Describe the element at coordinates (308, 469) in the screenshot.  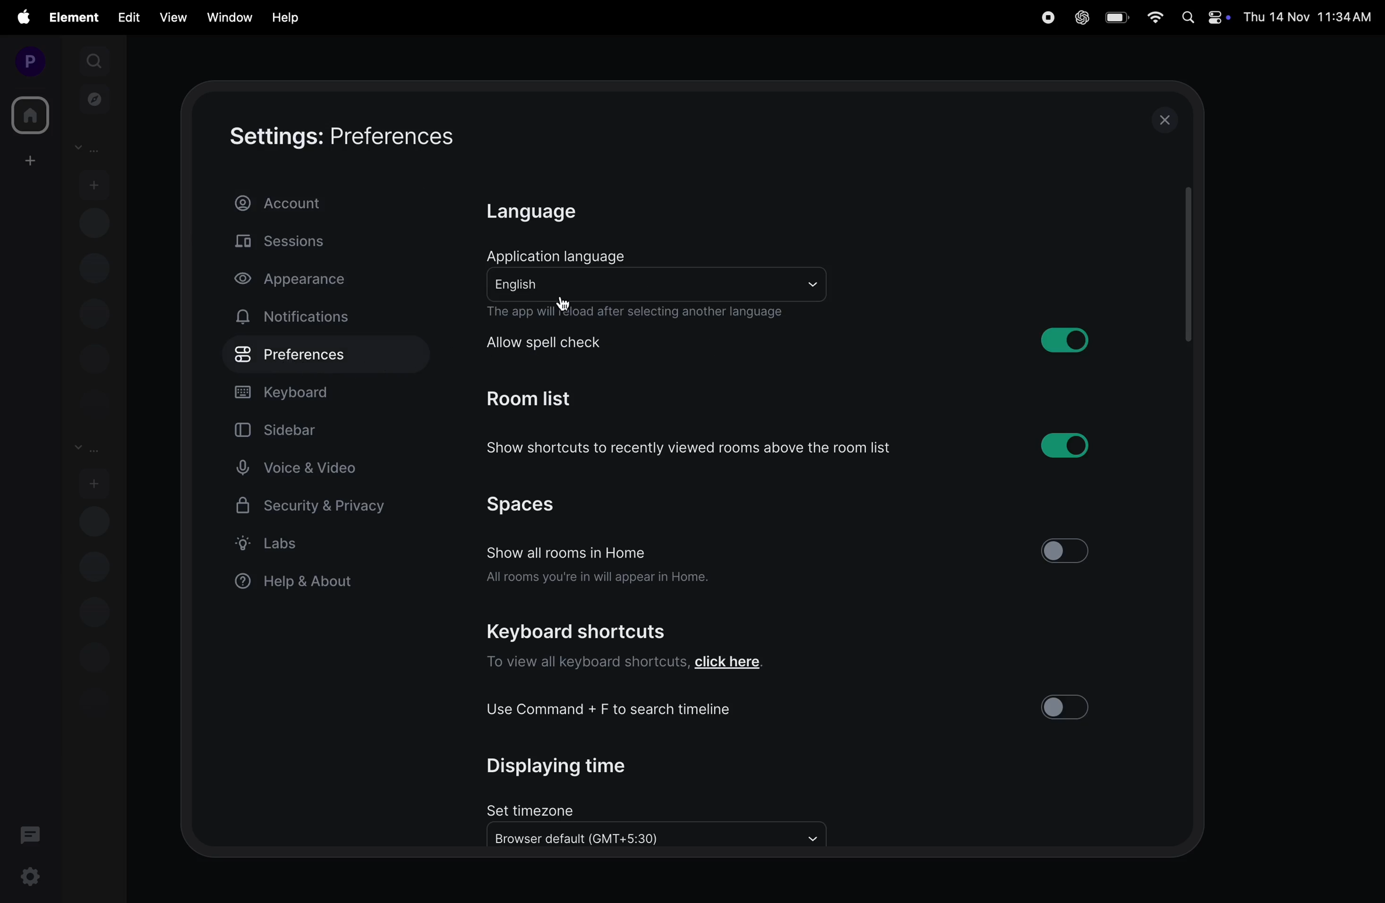
I see `voice and video` at that location.